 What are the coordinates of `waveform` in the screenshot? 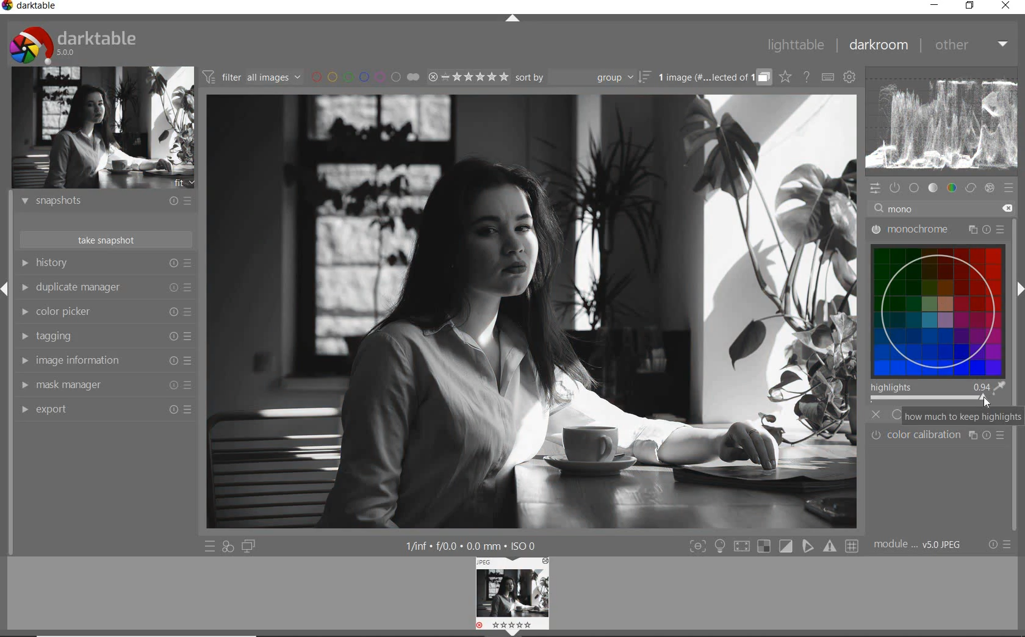 It's located at (941, 122).